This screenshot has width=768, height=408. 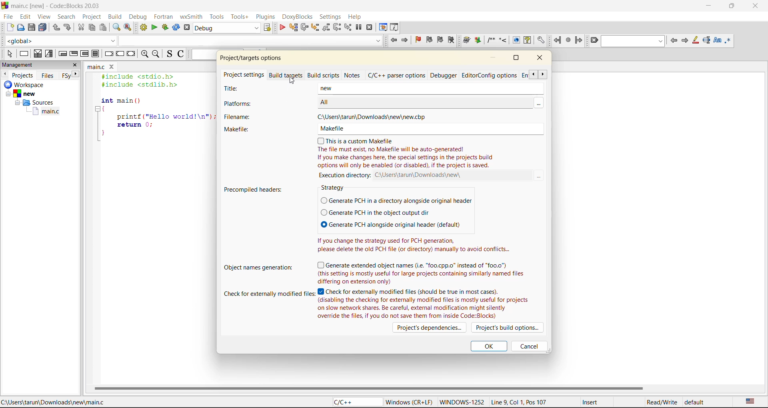 I want to click on object names generation, so click(x=257, y=270).